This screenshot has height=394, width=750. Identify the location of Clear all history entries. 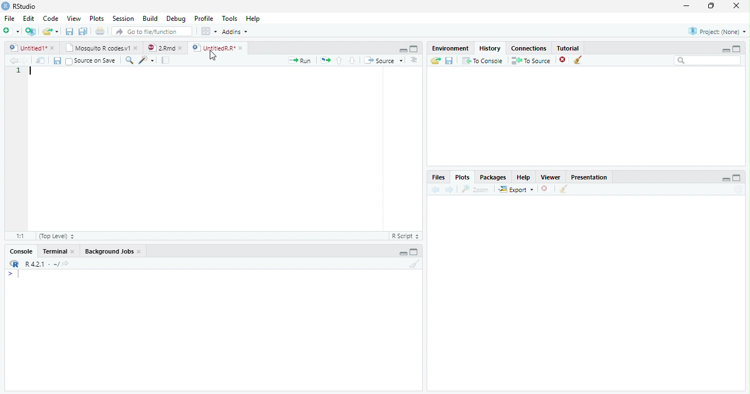
(579, 60).